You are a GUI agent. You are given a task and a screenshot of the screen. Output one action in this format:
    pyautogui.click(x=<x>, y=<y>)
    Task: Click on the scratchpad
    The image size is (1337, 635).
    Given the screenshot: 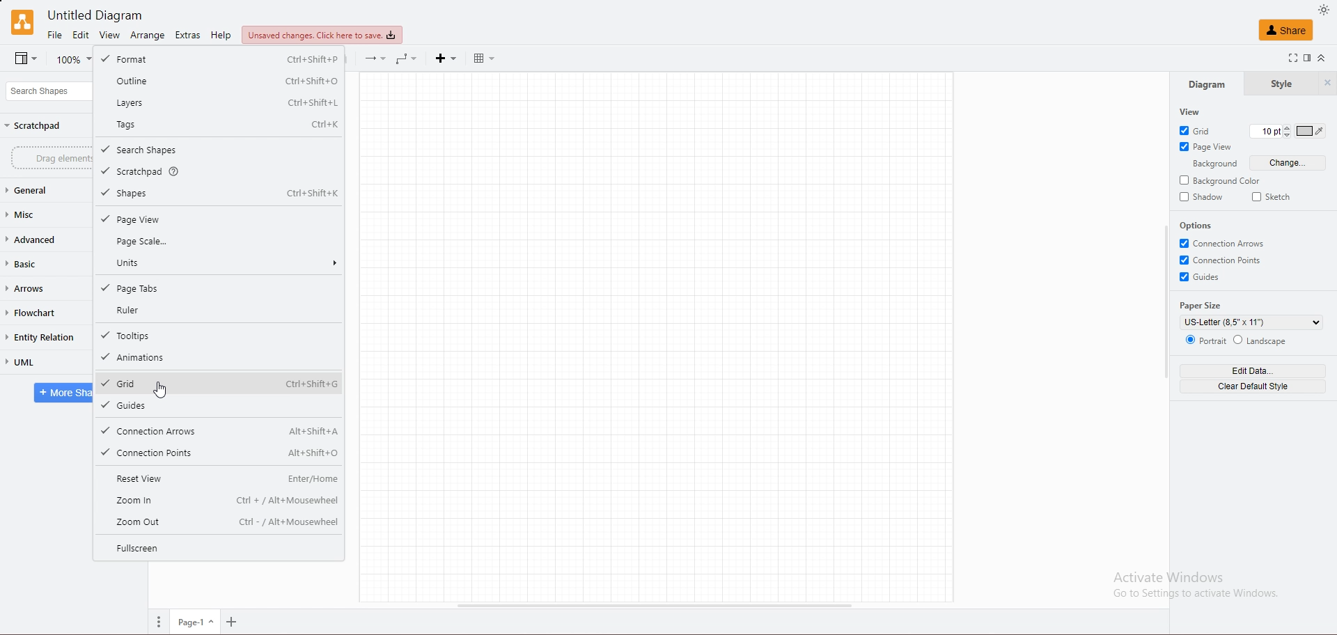 What is the action you would take?
    pyautogui.click(x=220, y=171)
    